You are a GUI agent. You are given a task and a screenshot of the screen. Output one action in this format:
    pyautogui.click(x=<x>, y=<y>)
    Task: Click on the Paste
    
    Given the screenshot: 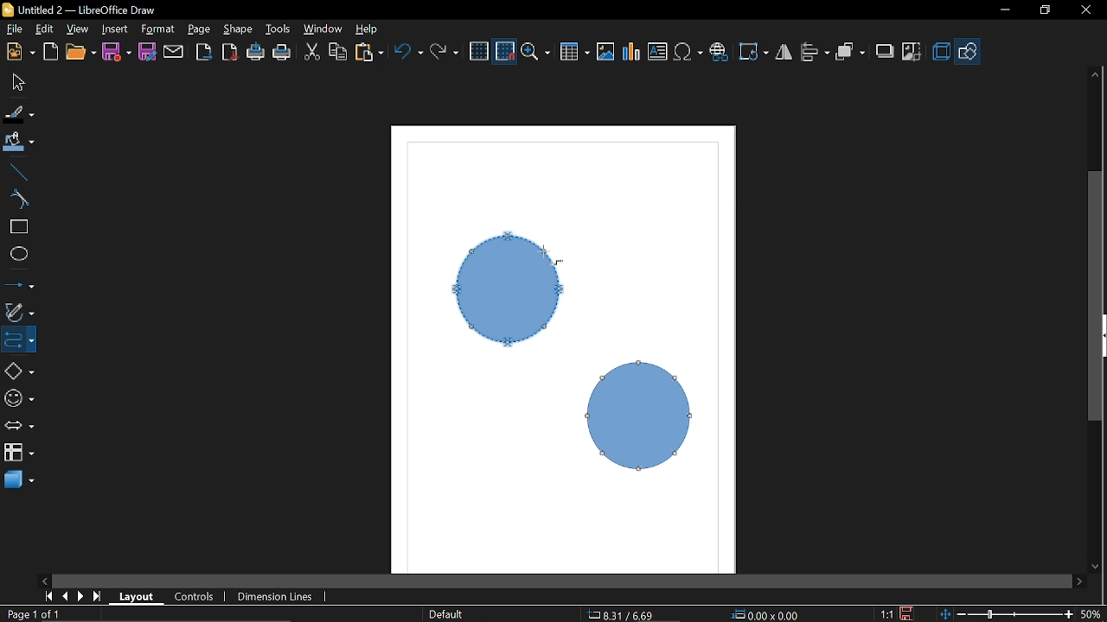 What is the action you would take?
    pyautogui.click(x=369, y=51)
    